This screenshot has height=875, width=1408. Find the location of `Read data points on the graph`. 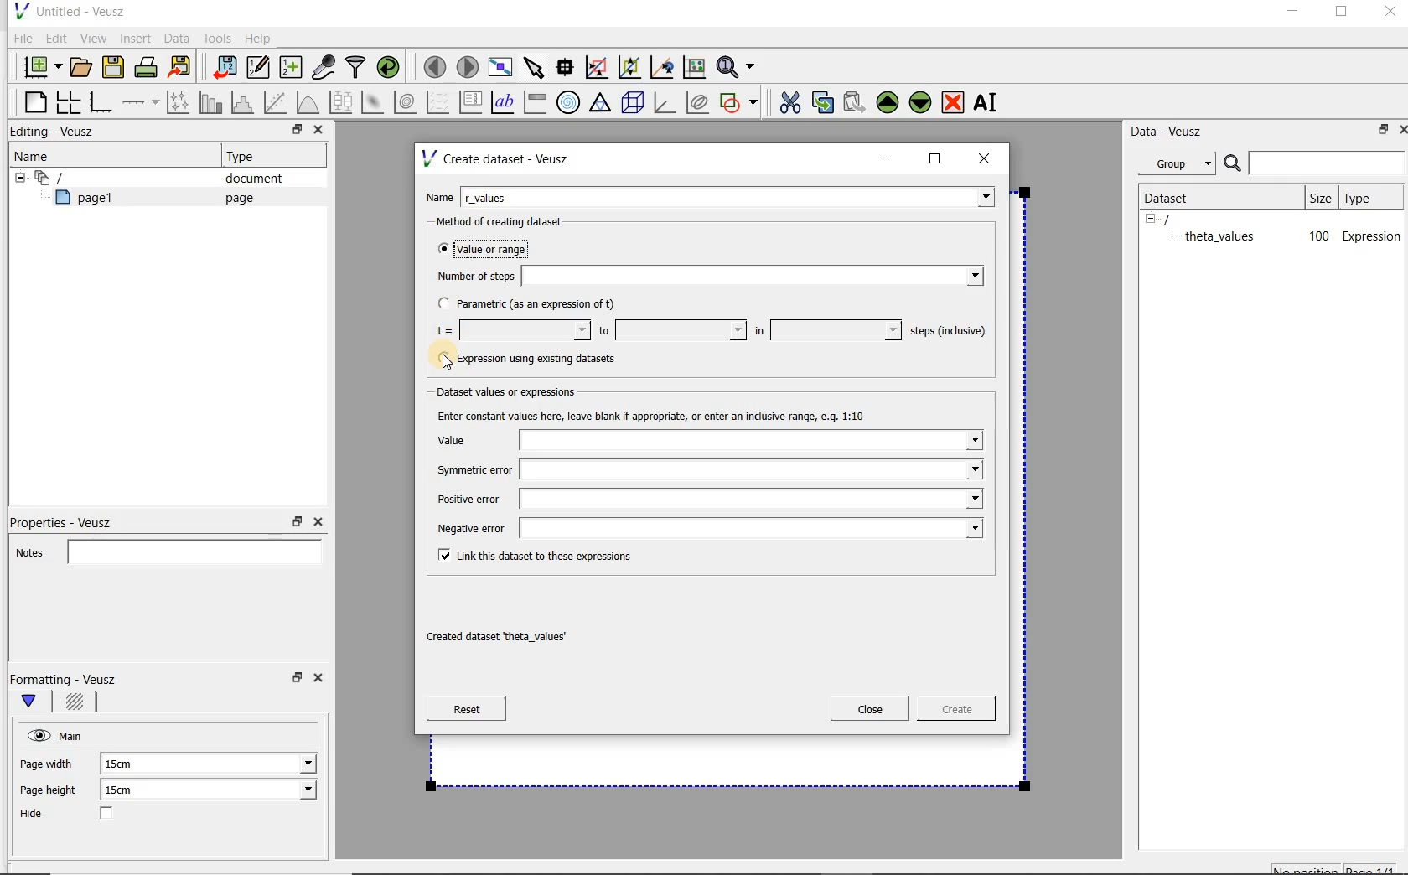

Read data points on the graph is located at coordinates (567, 68).